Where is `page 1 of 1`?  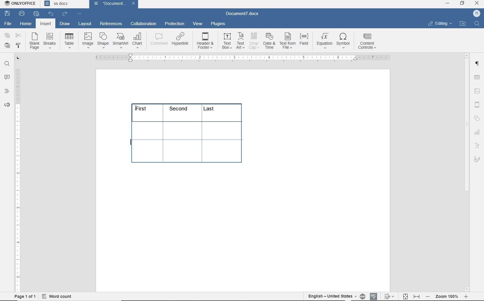 page 1 of 1 is located at coordinates (24, 296).